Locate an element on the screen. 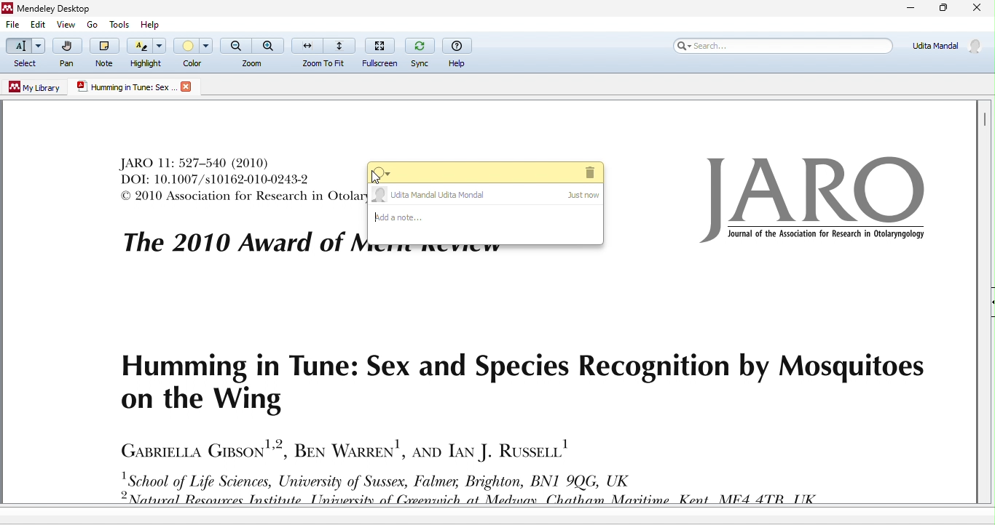 This screenshot has width=995, height=525. minimize is located at coordinates (908, 9).